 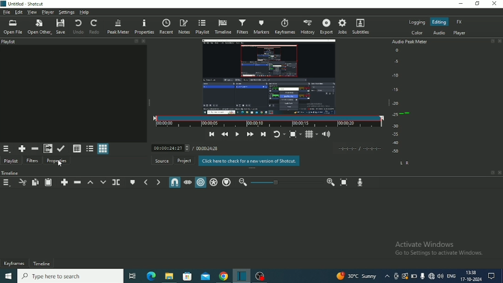 What do you see at coordinates (227, 183) in the screenshot?
I see `Ripple Markers` at bounding box center [227, 183].